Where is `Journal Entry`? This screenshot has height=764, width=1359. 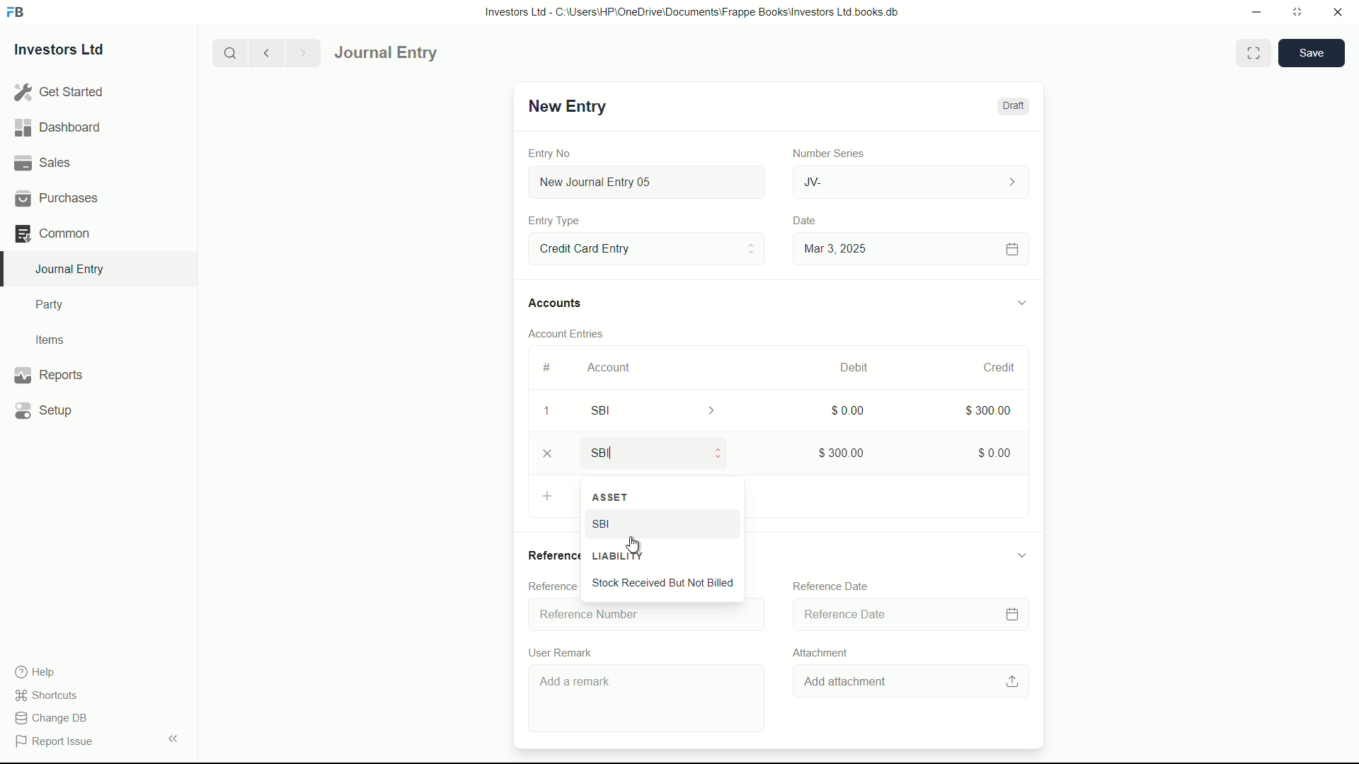
Journal Entry is located at coordinates (427, 53).